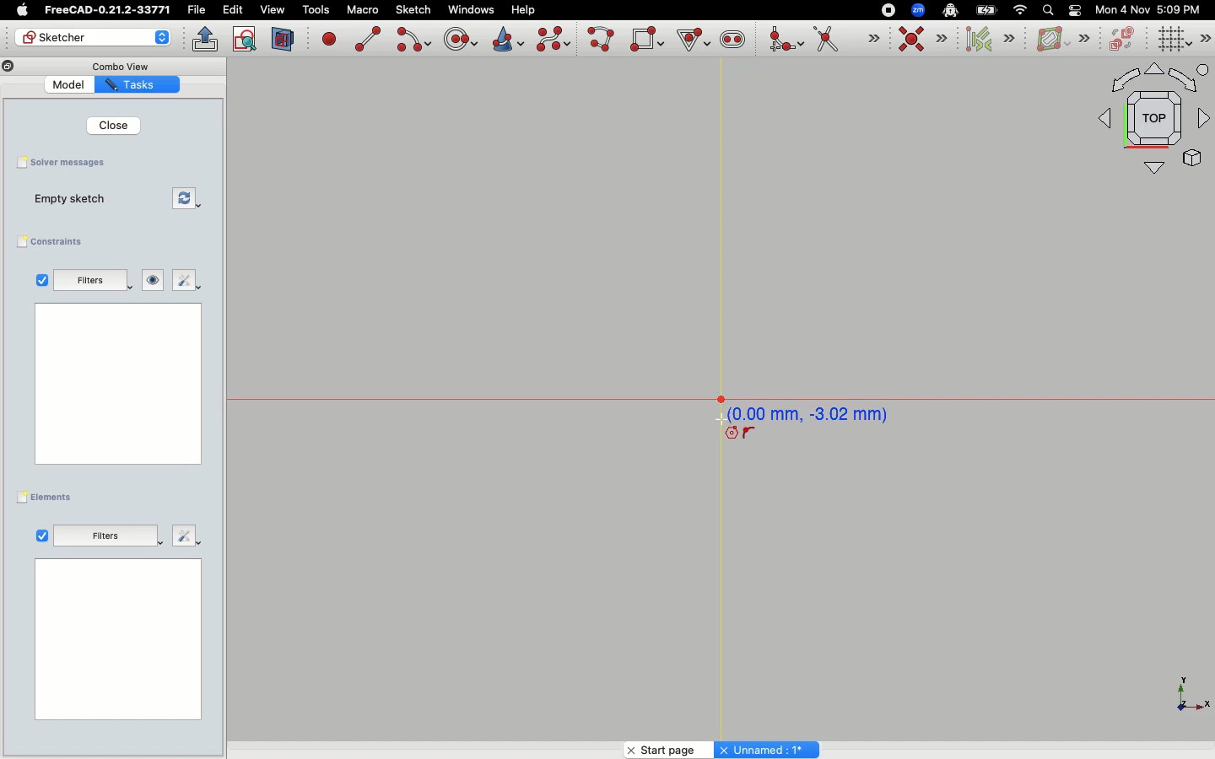 The height and width of the screenshot is (759, 1215). Describe the element at coordinates (742, 434) in the screenshot. I see `Cursor` at that location.